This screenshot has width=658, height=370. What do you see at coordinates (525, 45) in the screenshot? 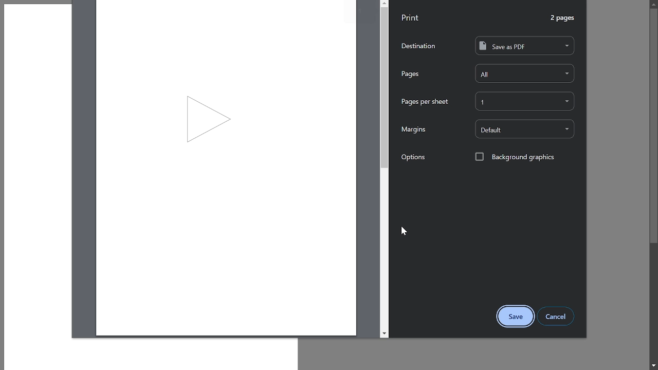
I see `Destination options` at bounding box center [525, 45].